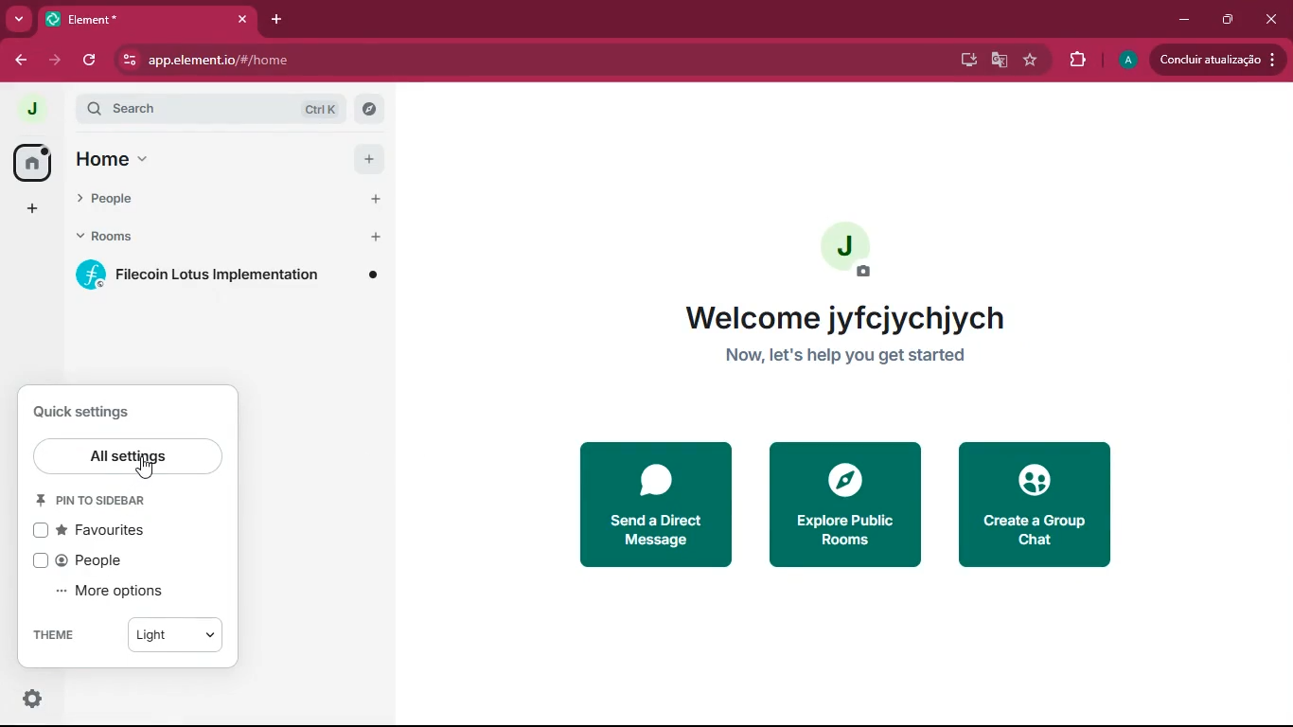 The height and width of the screenshot is (727, 1293). What do you see at coordinates (1187, 20) in the screenshot?
I see `minimize` at bounding box center [1187, 20].